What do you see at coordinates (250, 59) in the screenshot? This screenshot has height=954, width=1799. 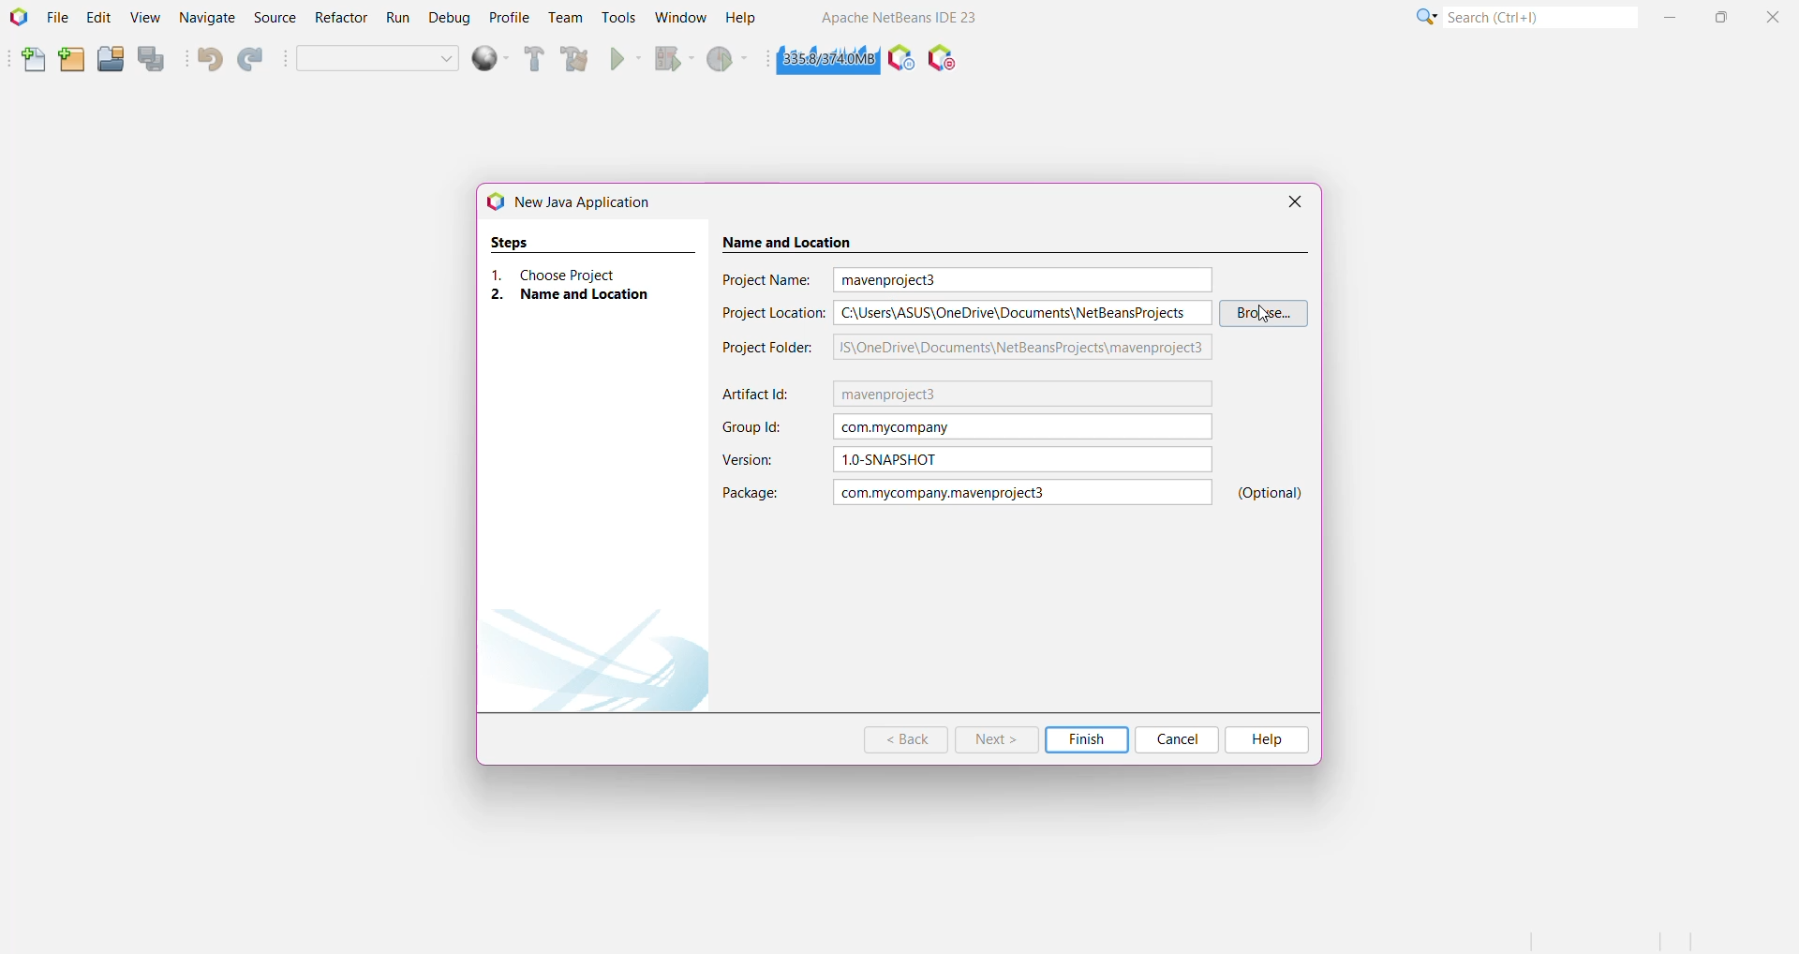 I see `Redo` at bounding box center [250, 59].